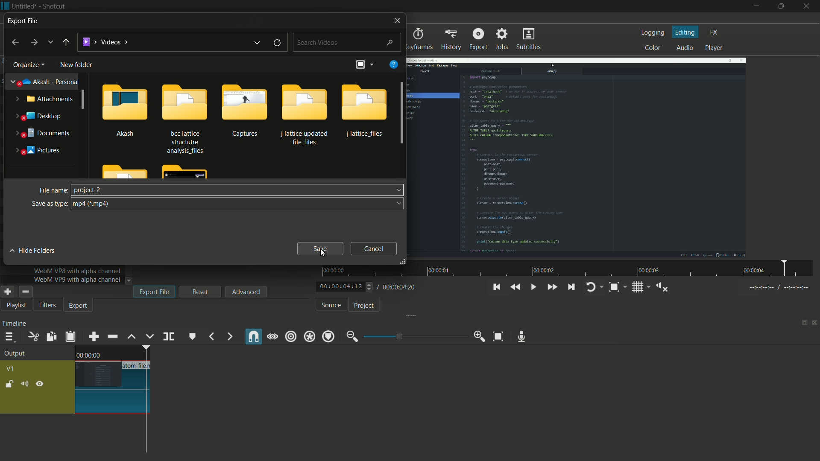  Describe the element at coordinates (104, 41) in the screenshot. I see `location` at that location.